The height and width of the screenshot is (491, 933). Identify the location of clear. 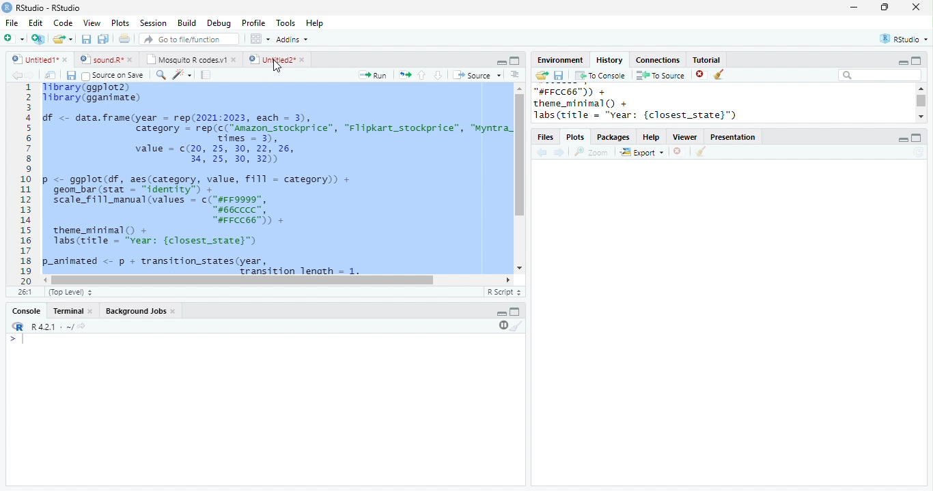
(516, 326).